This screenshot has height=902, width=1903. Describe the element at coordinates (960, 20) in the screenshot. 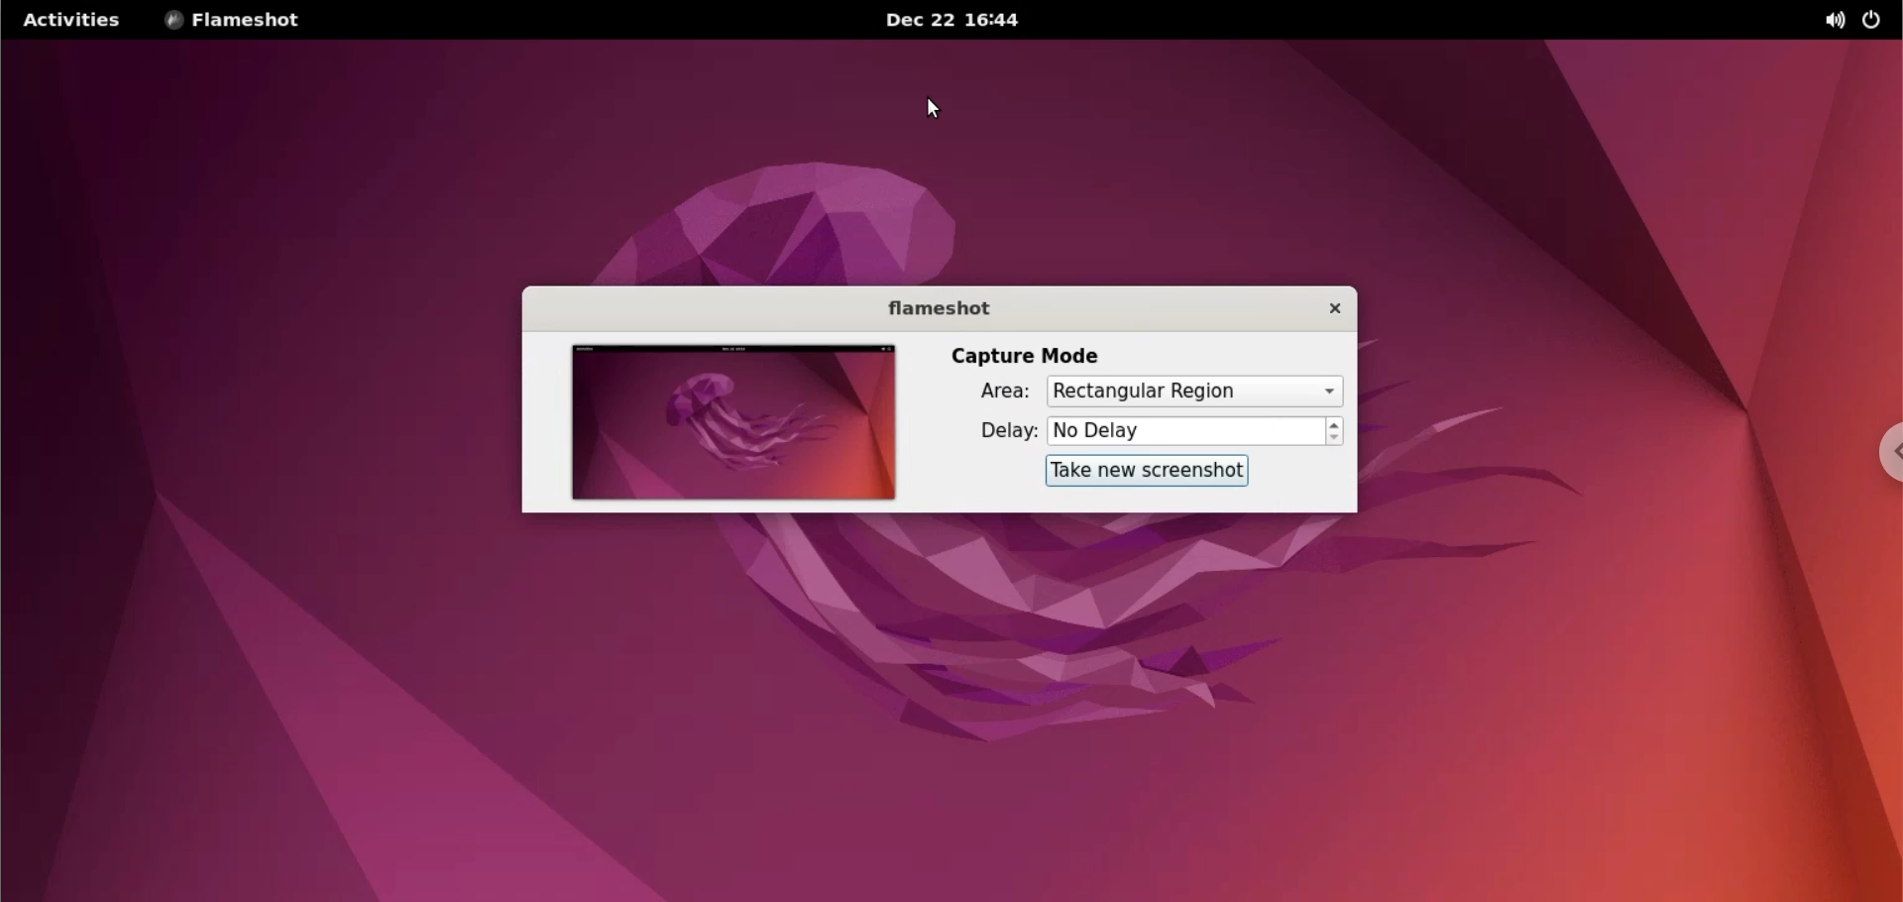

I see `Dec 22 16:44` at that location.